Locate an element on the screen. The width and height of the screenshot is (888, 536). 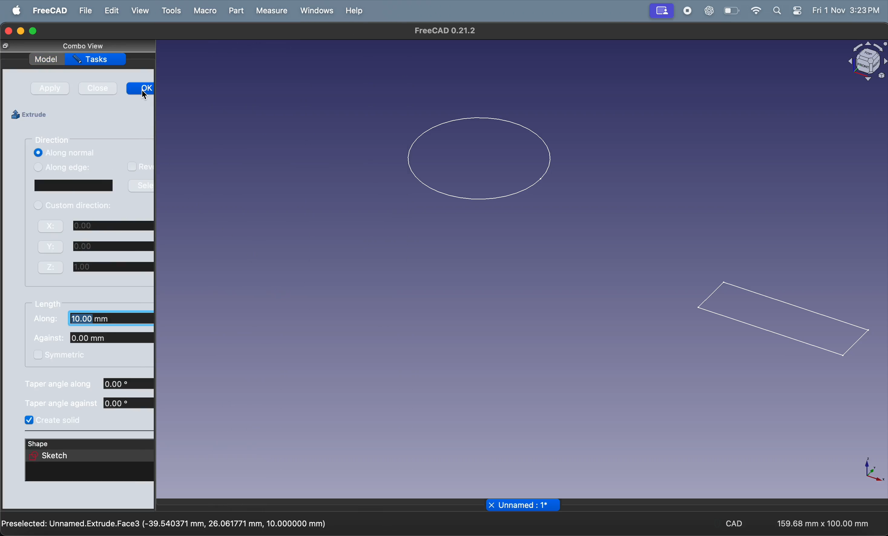
Combo View is located at coordinates (90, 46).